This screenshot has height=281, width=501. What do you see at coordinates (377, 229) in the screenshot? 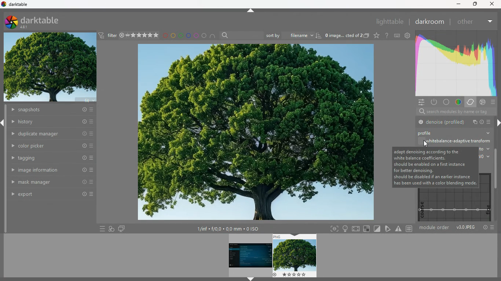
I see `diagnonal` at bounding box center [377, 229].